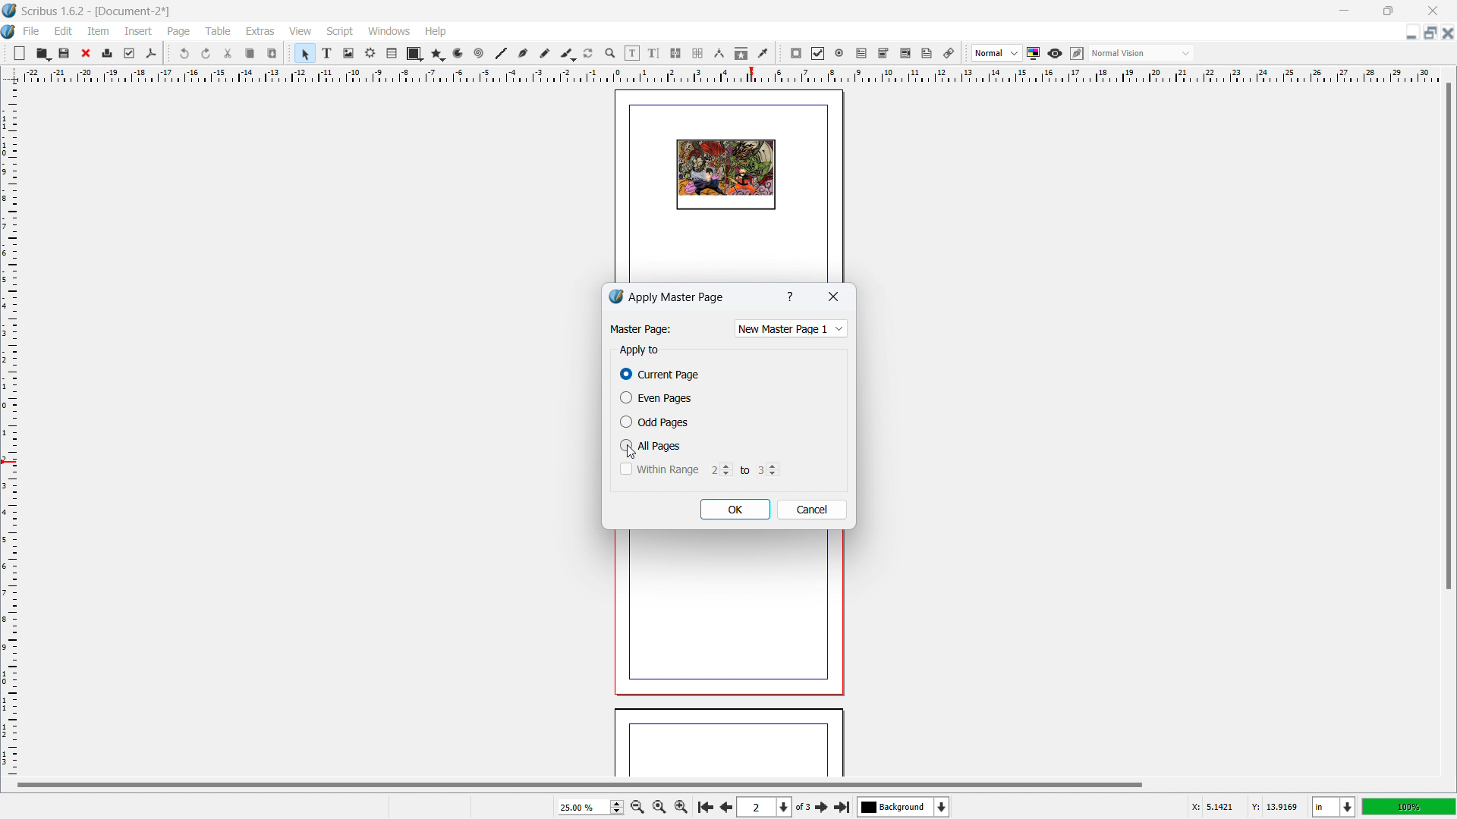 This screenshot has width=1457, height=819. Describe the element at coordinates (206, 54) in the screenshot. I see `redo` at that location.